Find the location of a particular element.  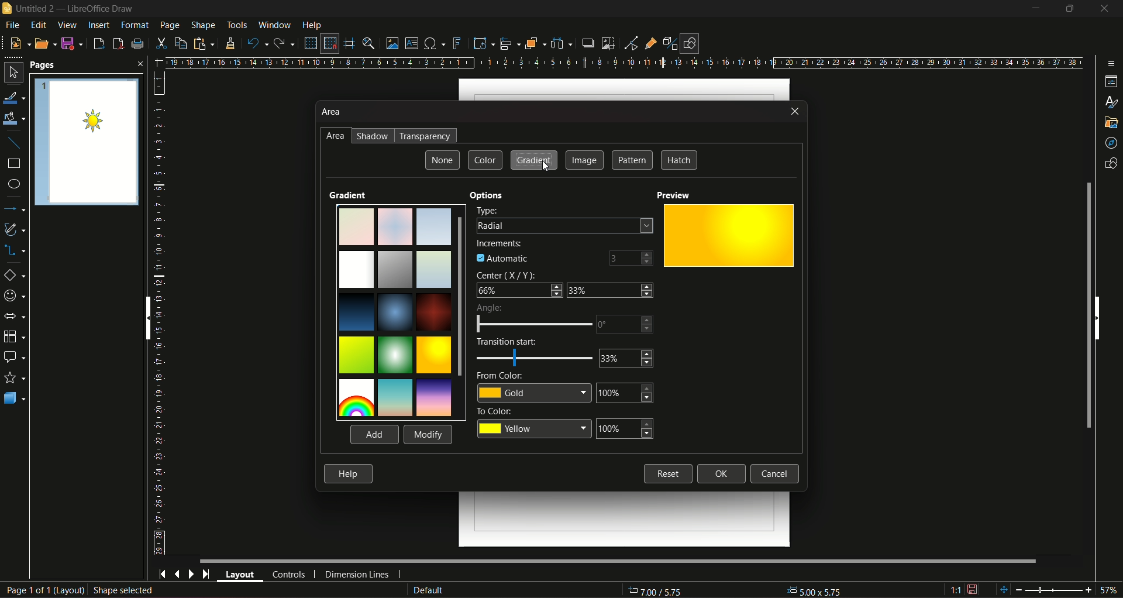

area is located at coordinates (332, 112).